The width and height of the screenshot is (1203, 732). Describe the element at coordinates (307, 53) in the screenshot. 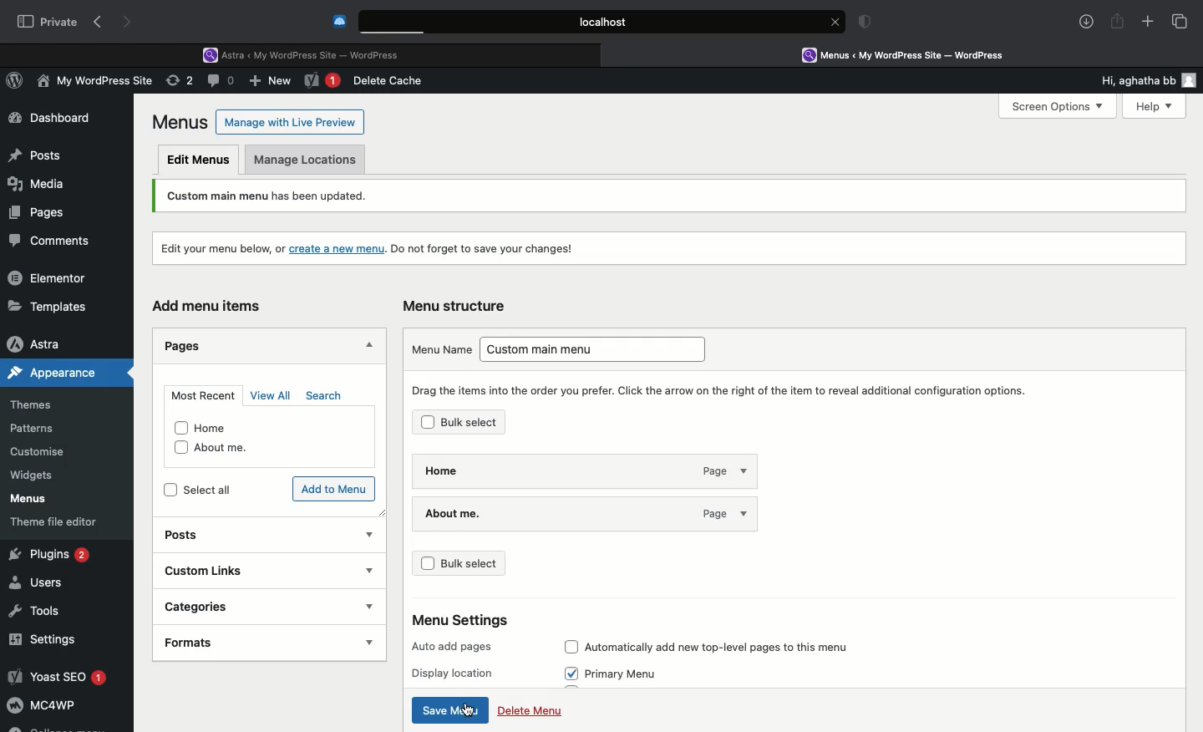

I see `Astra < My WordPress Site - WordPress` at that location.